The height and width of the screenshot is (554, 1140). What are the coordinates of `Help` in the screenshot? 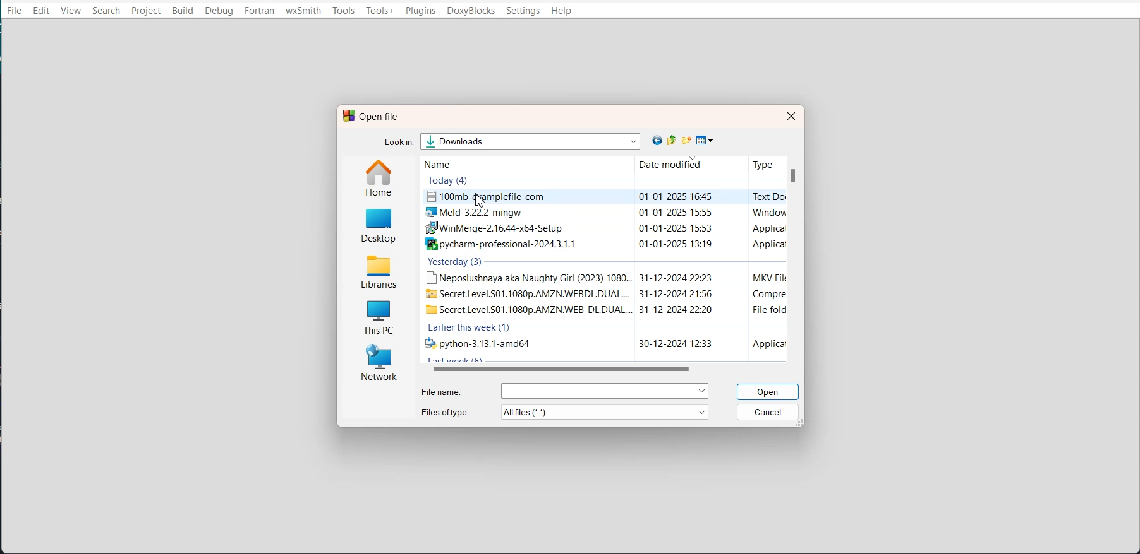 It's located at (562, 11).